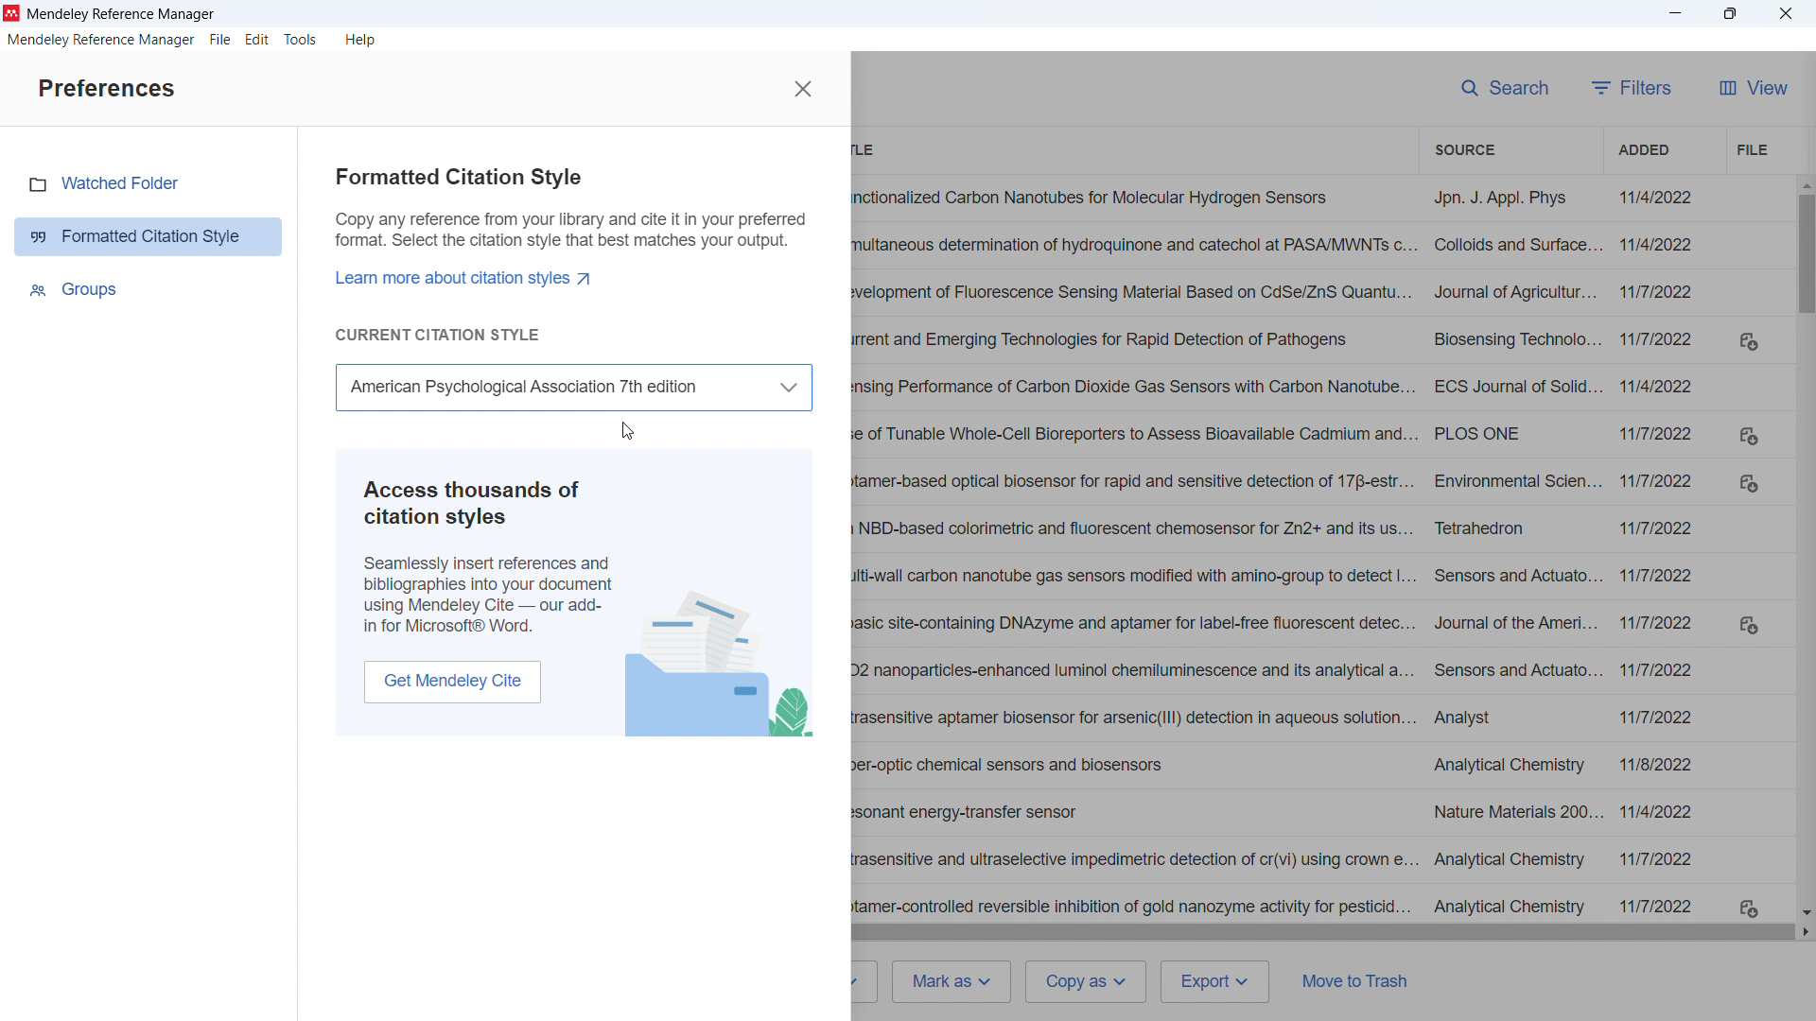 Image resolution: width=1816 pixels, height=1021 pixels. What do you see at coordinates (1462, 148) in the screenshot?
I see `Sort by source ` at bounding box center [1462, 148].